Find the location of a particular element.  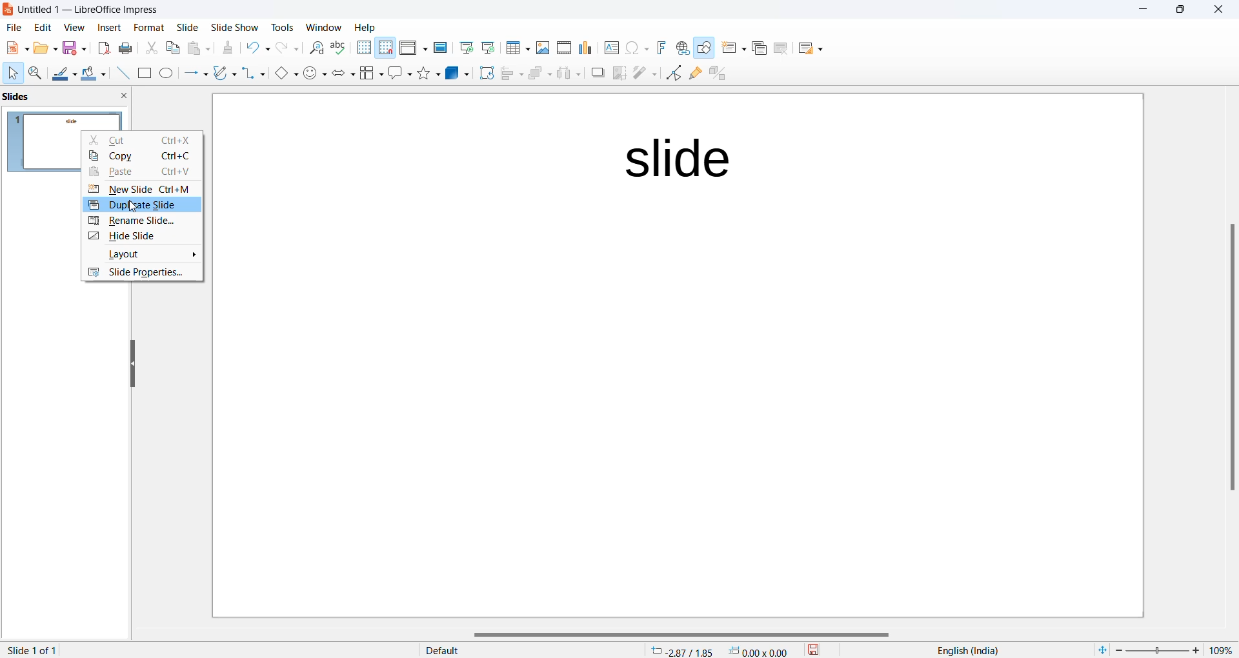

Paste options is located at coordinates (200, 48).